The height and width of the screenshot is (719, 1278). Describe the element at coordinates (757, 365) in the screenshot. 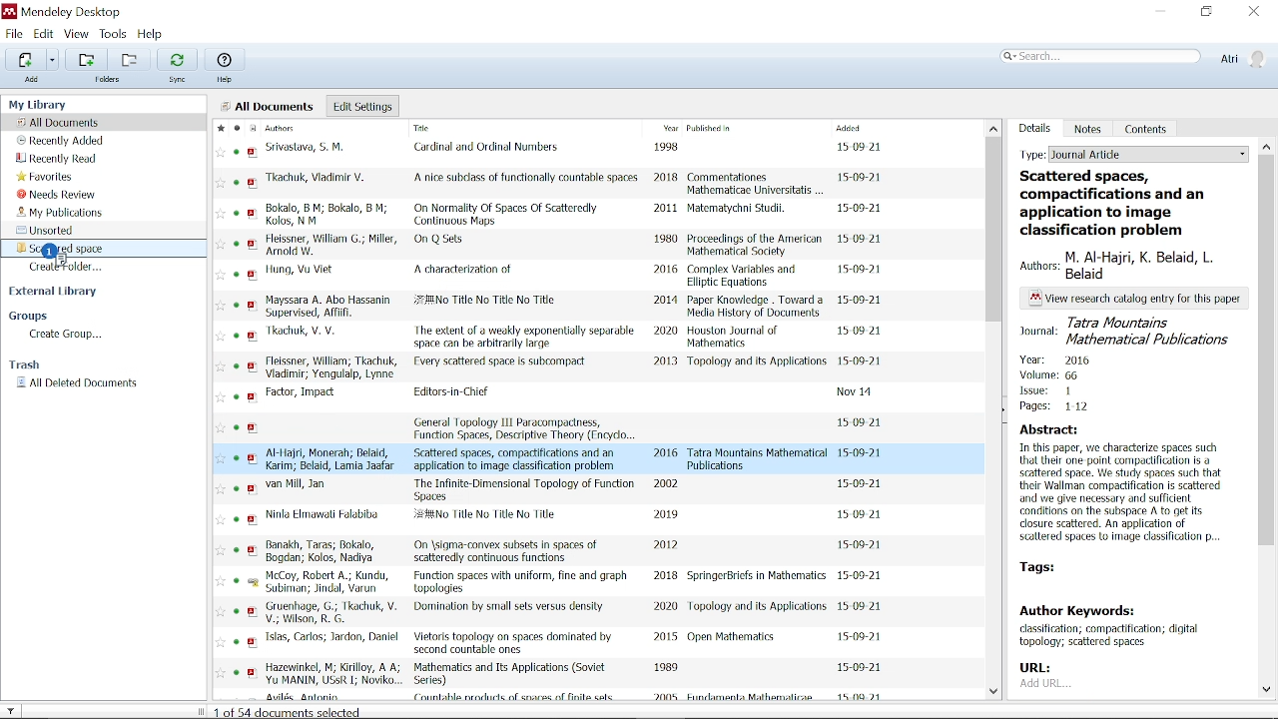

I see `Topology and its Applications` at that location.